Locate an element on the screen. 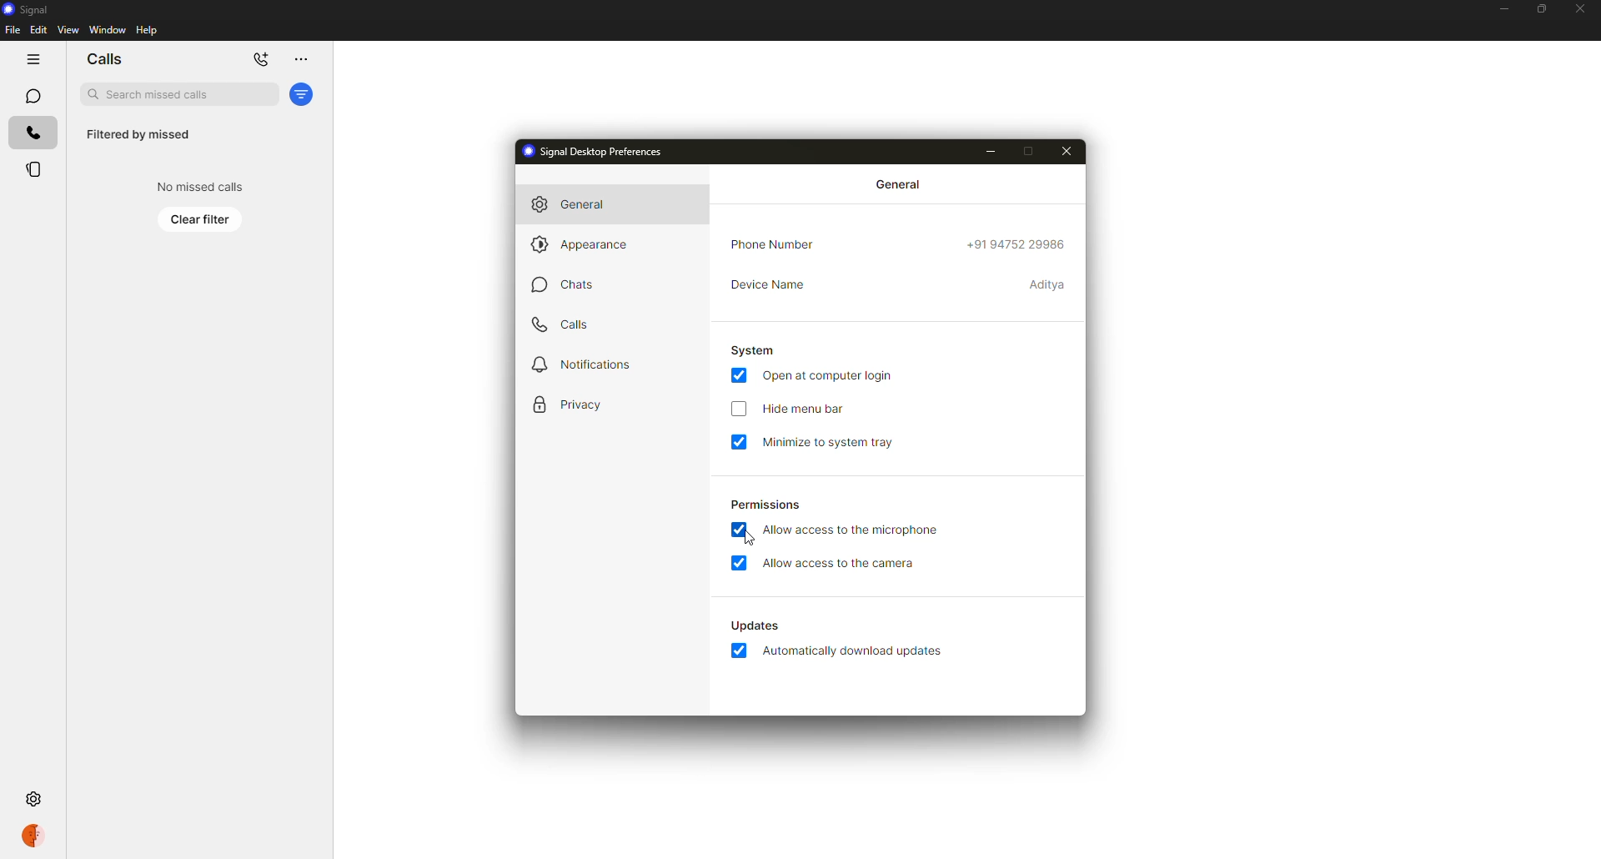 The height and width of the screenshot is (859, 1601). system is located at coordinates (755, 349).